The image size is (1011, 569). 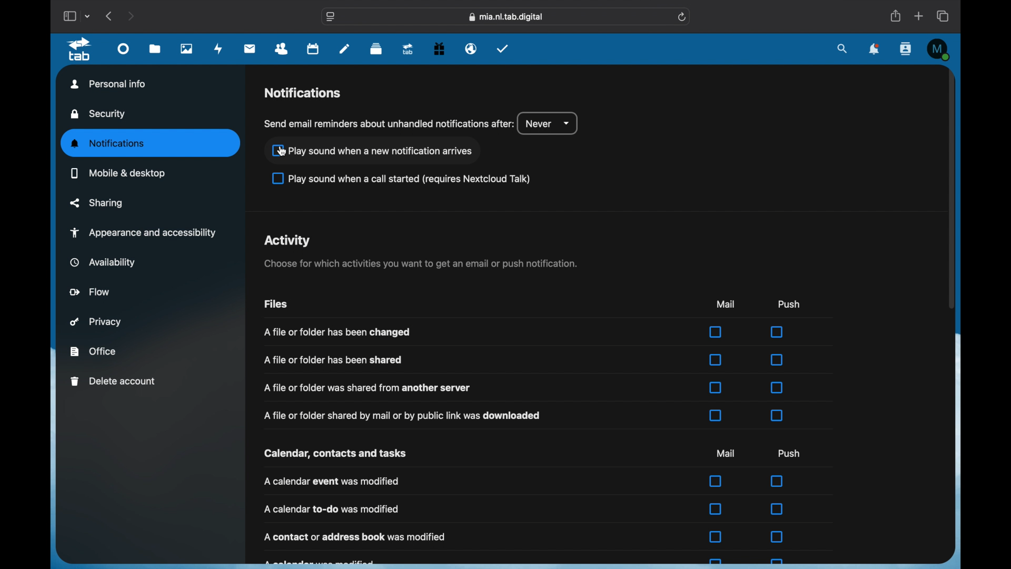 What do you see at coordinates (303, 93) in the screenshot?
I see `notifications` at bounding box center [303, 93].